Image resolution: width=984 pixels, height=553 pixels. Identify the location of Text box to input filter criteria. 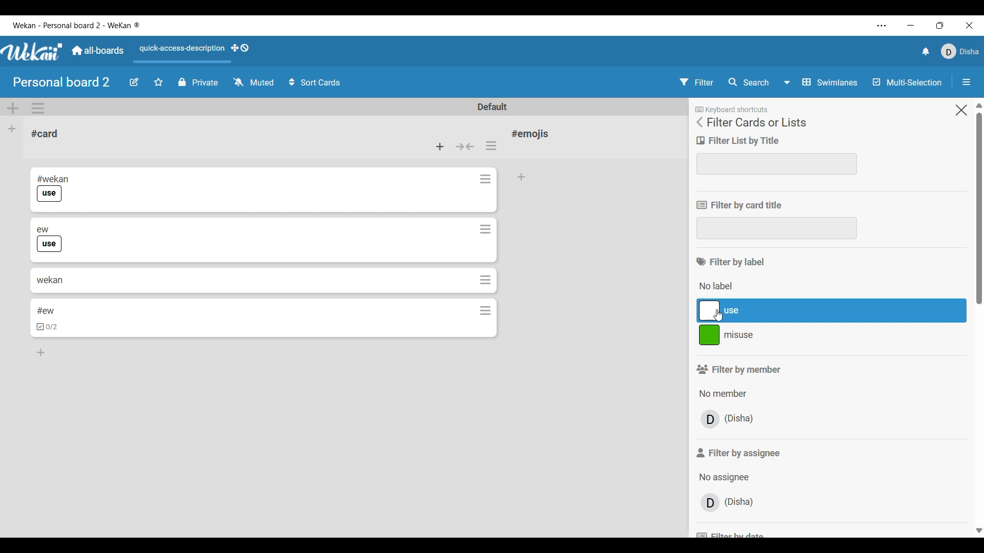
(776, 228).